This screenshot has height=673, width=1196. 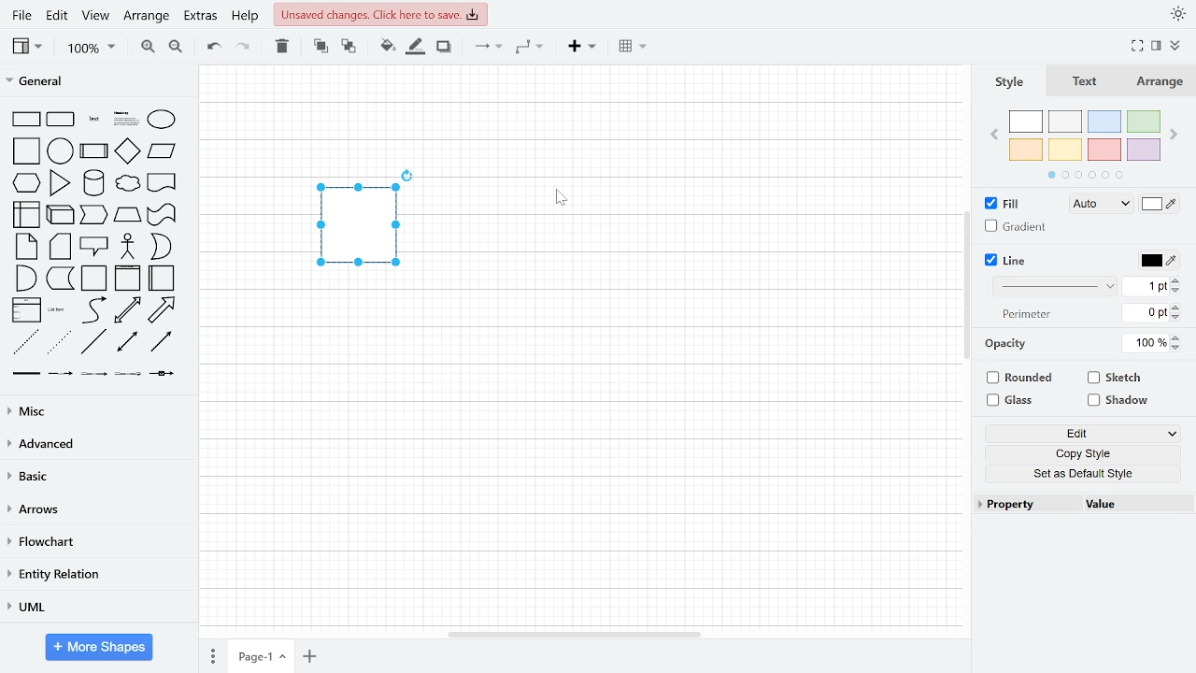 What do you see at coordinates (61, 181) in the screenshot?
I see `triangle` at bounding box center [61, 181].